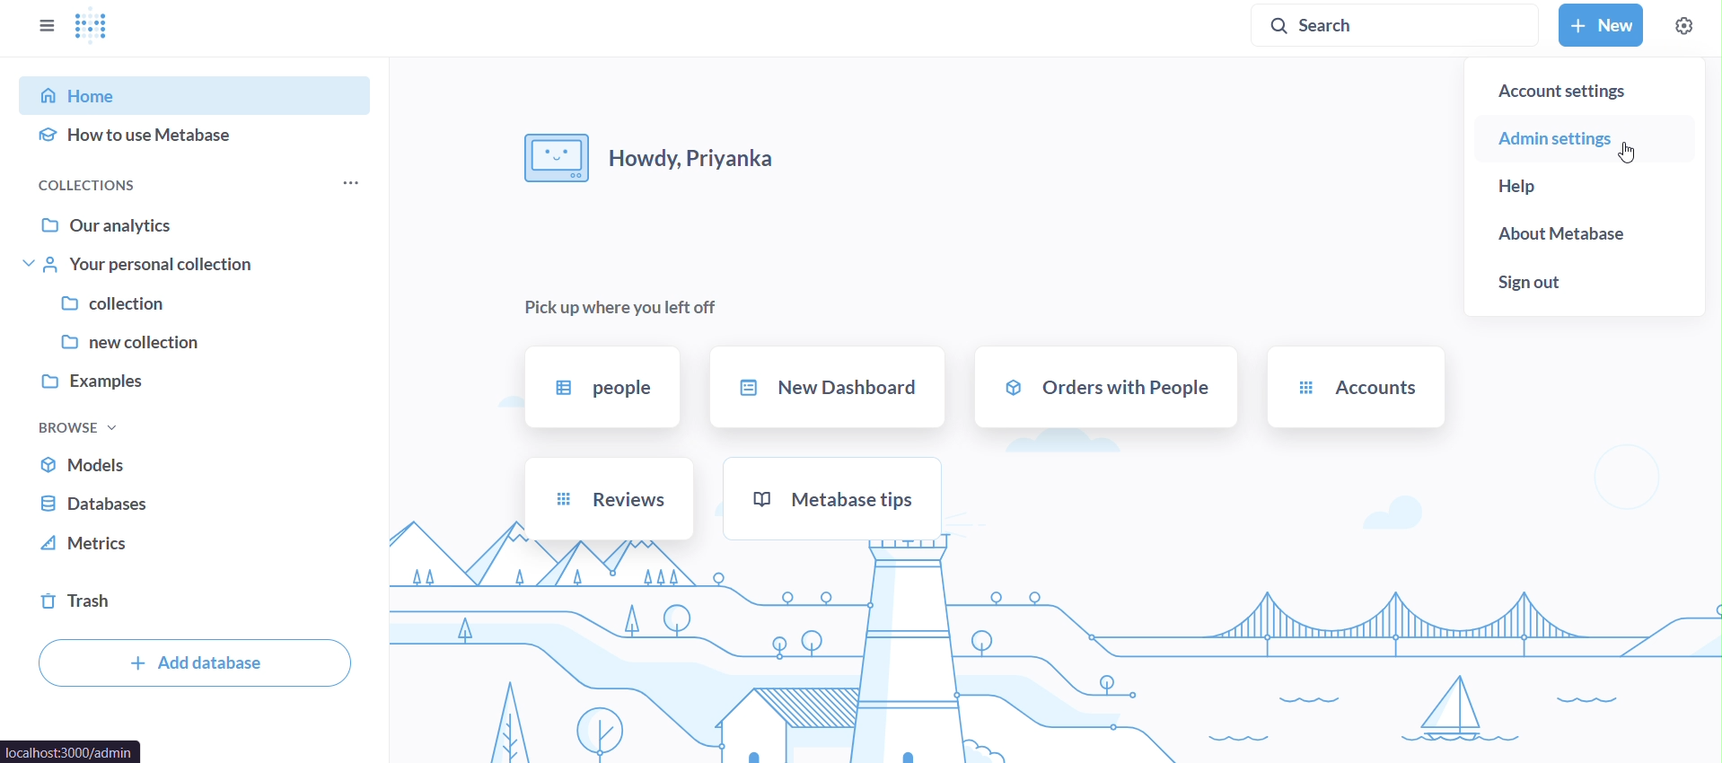 Image resolution: width=1722 pixels, height=763 pixels. What do you see at coordinates (602, 388) in the screenshot?
I see `people` at bounding box center [602, 388].